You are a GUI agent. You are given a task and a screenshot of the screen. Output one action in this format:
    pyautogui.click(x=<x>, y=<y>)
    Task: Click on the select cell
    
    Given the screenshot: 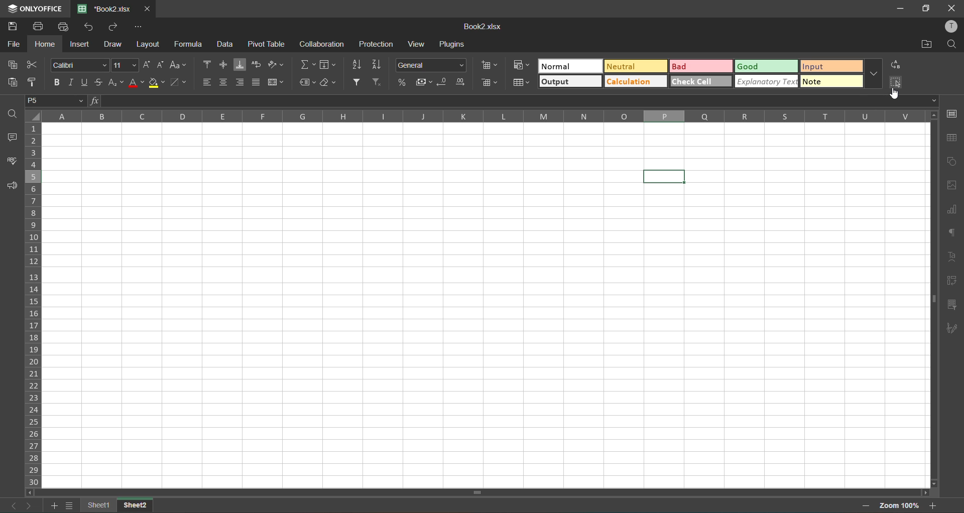 What is the action you would take?
    pyautogui.click(x=895, y=84)
    